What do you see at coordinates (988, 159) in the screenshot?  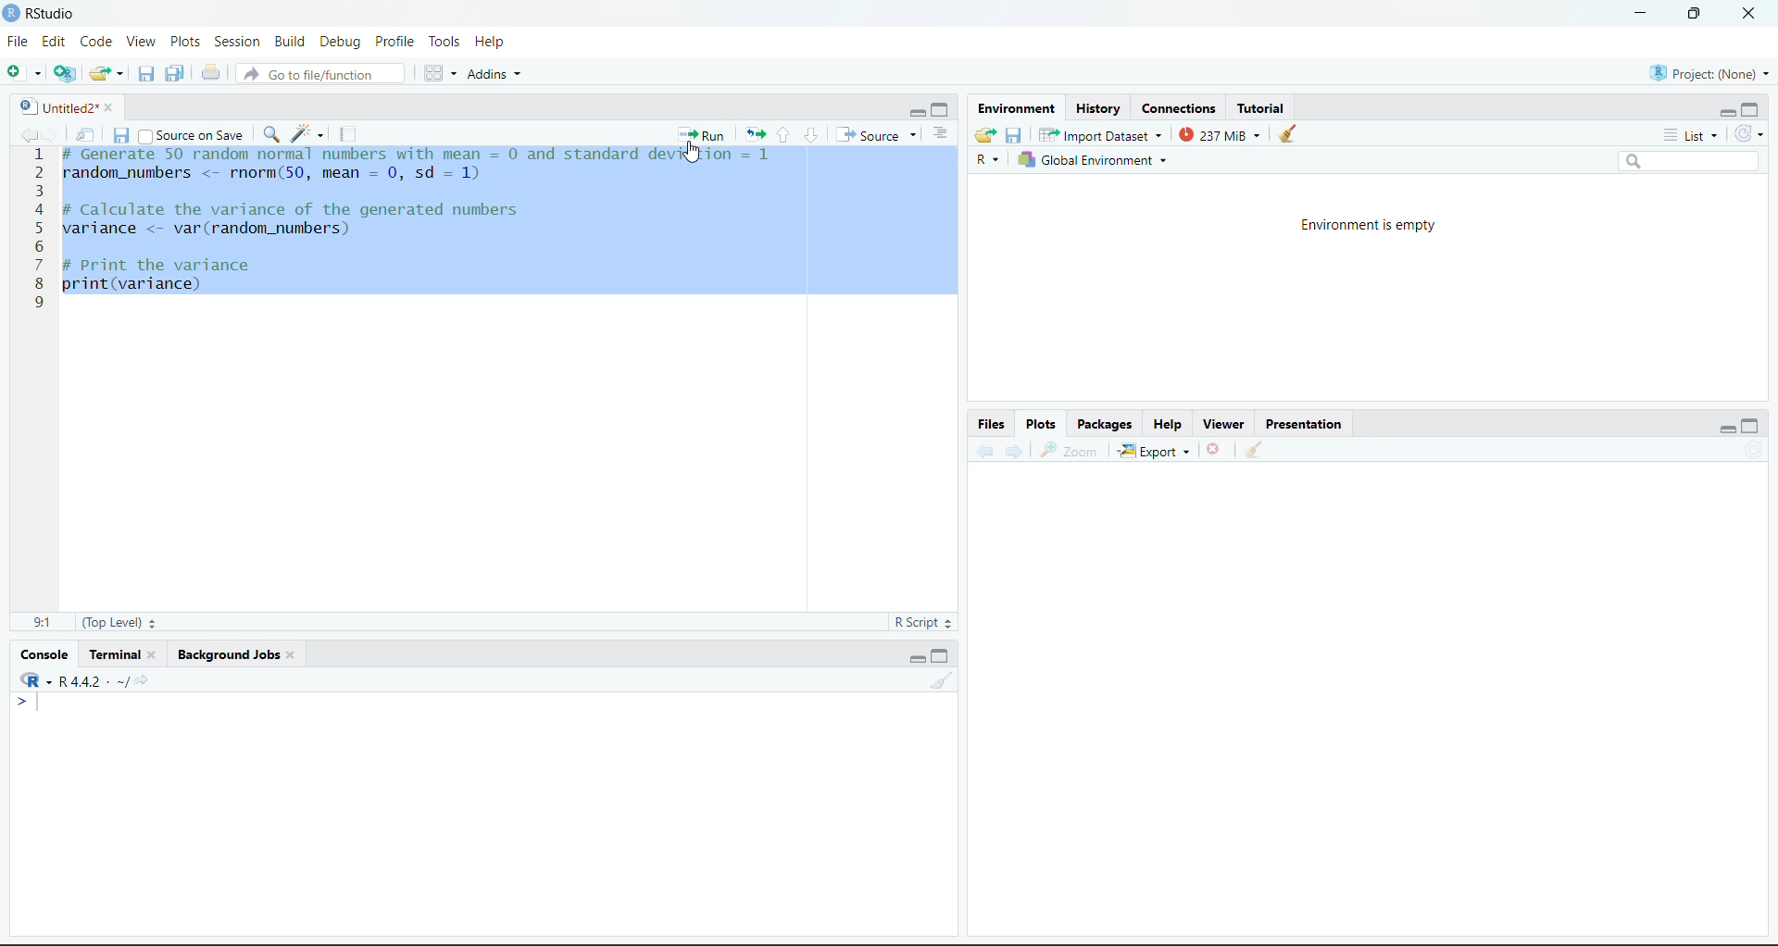 I see `R` at bounding box center [988, 159].